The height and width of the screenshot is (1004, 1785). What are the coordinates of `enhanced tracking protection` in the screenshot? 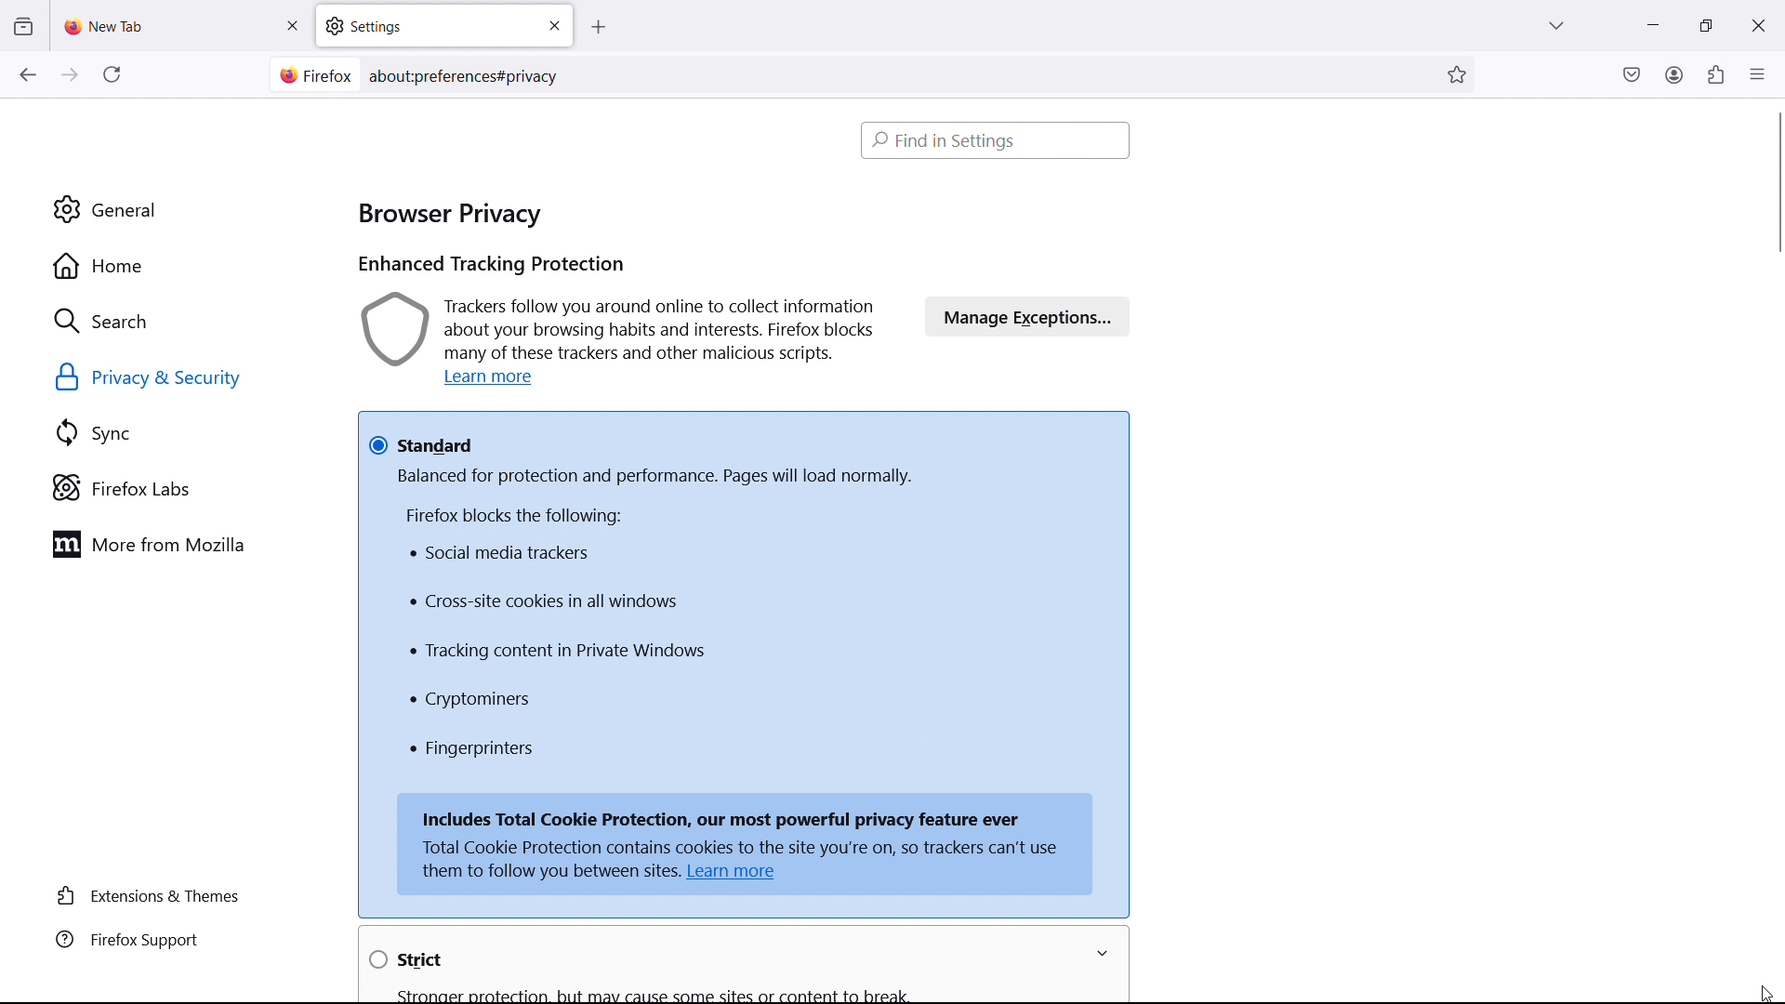 It's located at (490, 266).